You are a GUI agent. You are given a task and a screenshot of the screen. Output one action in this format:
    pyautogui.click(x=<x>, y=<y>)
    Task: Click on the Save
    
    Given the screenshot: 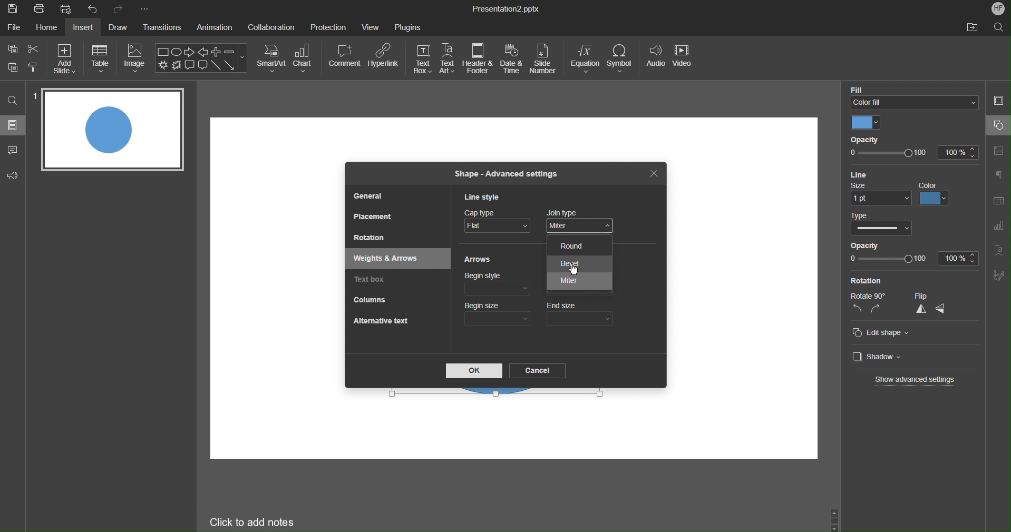 What is the action you would take?
    pyautogui.click(x=12, y=9)
    